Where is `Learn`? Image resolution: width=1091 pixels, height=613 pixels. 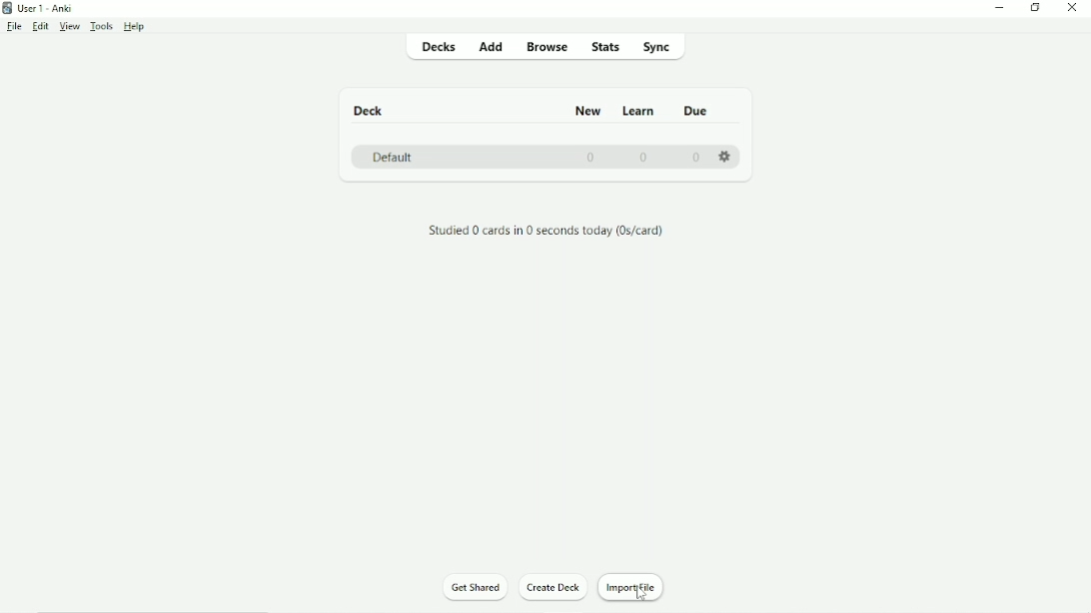
Learn is located at coordinates (640, 111).